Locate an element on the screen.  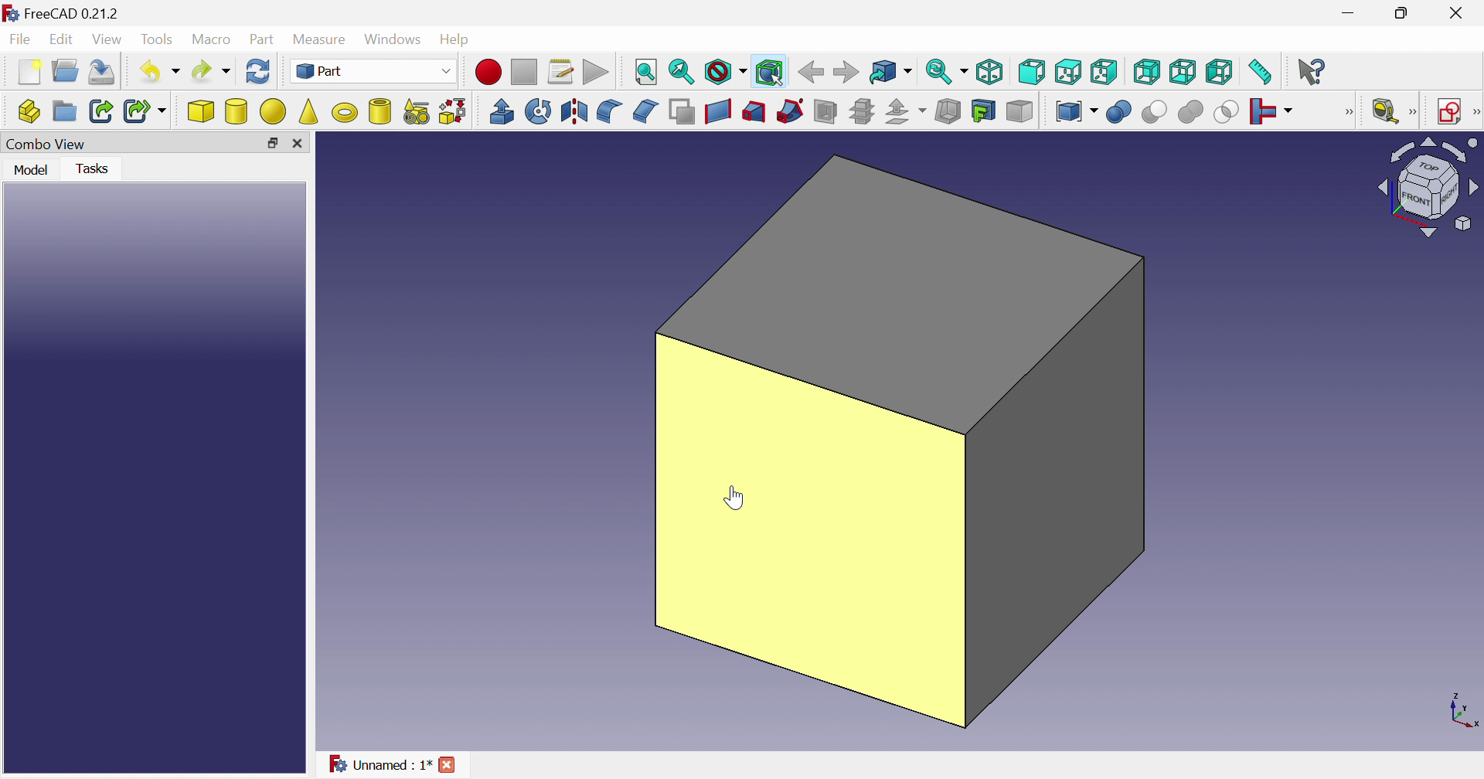
x, y axis is located at coordinates (1460, 710).